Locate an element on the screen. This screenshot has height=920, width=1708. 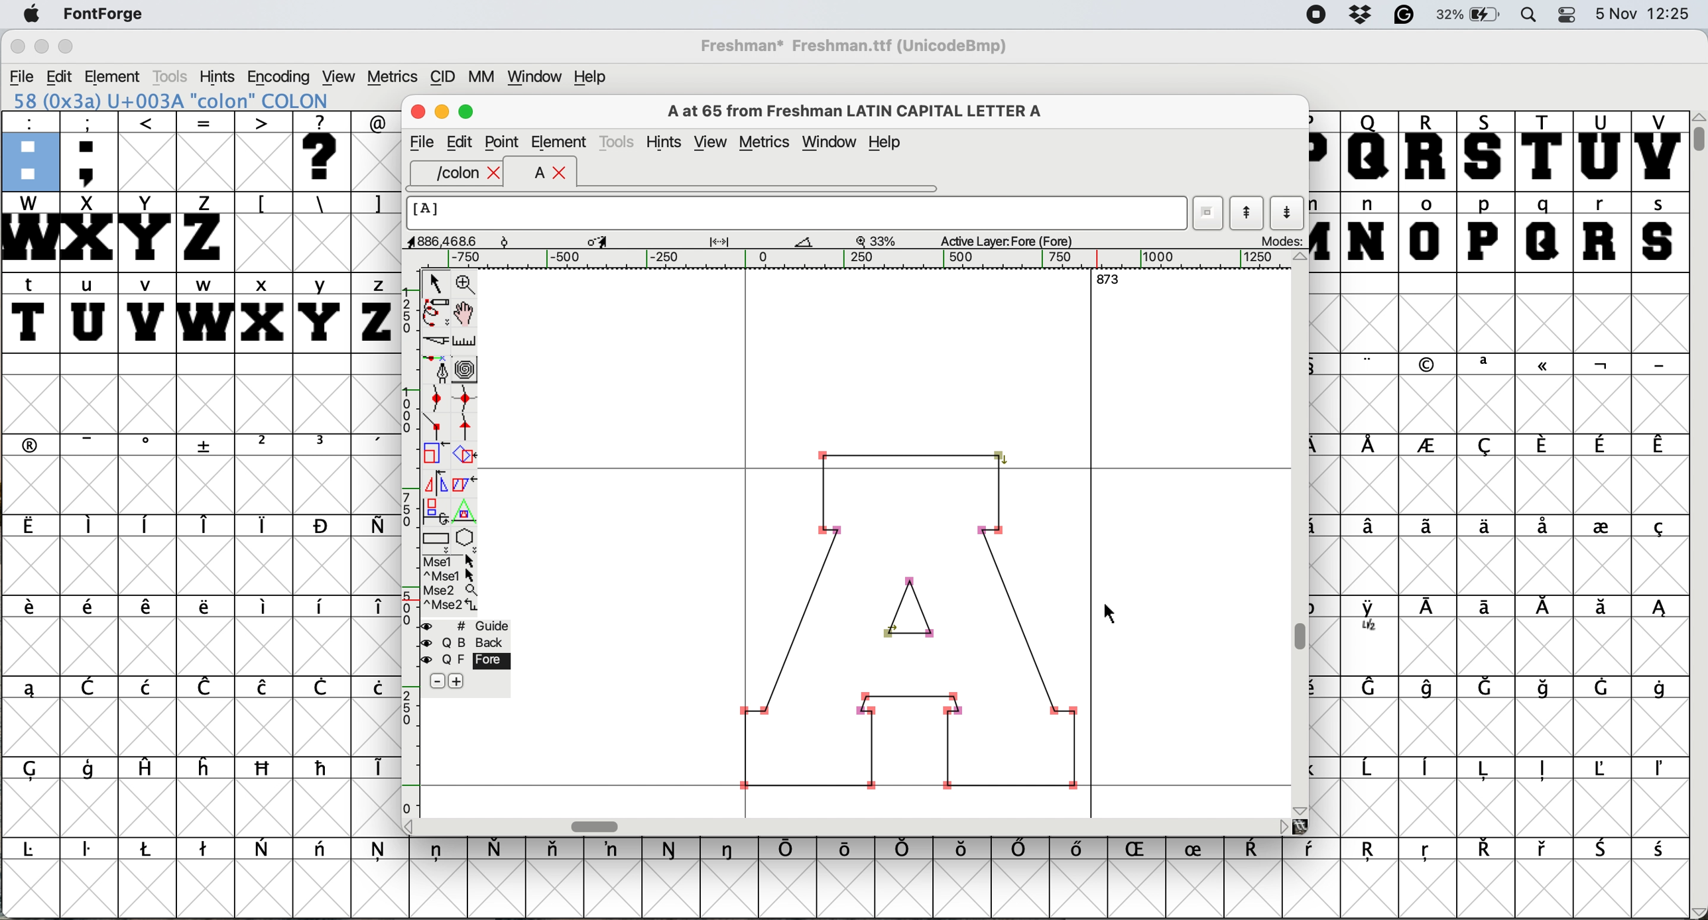
symbol is located at coordinates (1487, 365).